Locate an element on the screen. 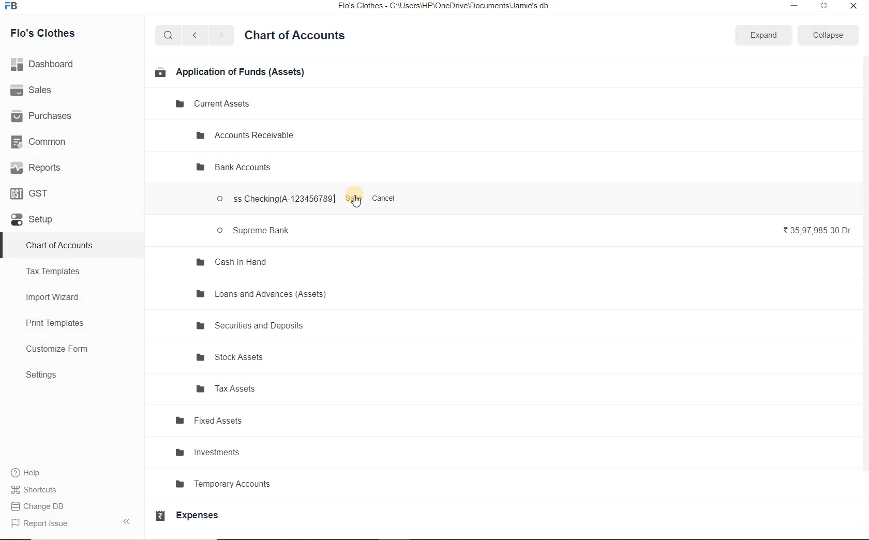  maximize is located at coordinates (824, 5).